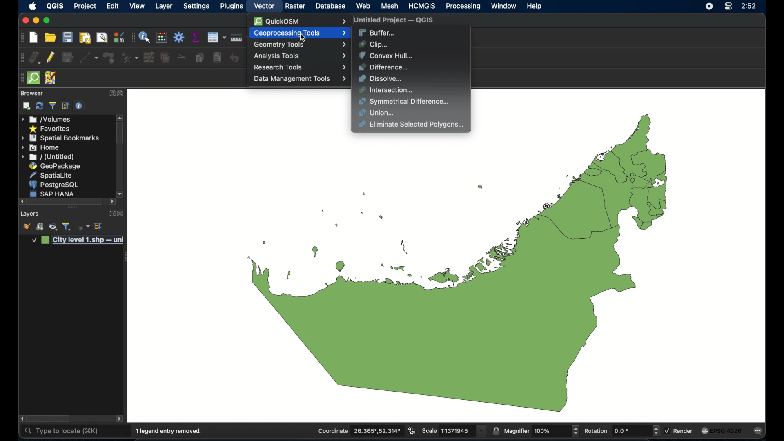 The width and height of the screenshot is (784, 441). Describe the element at coordinates (42, 147) in the screenshot. I see `home` at that location.